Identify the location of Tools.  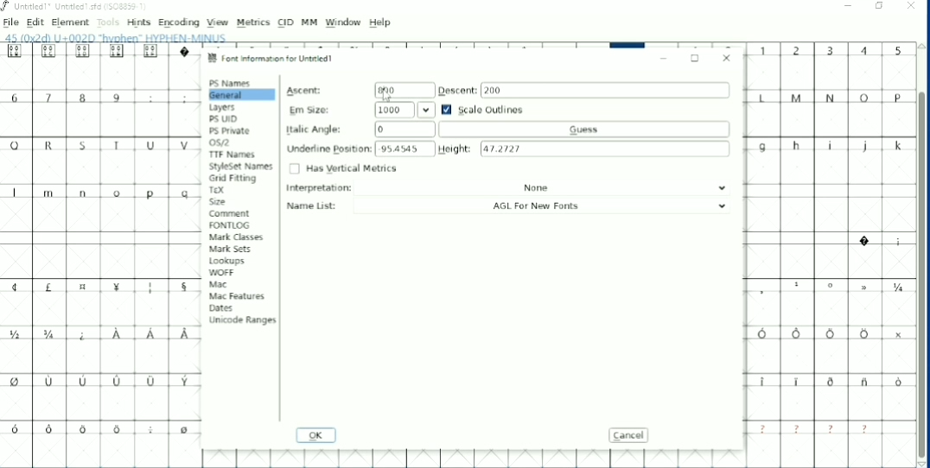
(108, 23).